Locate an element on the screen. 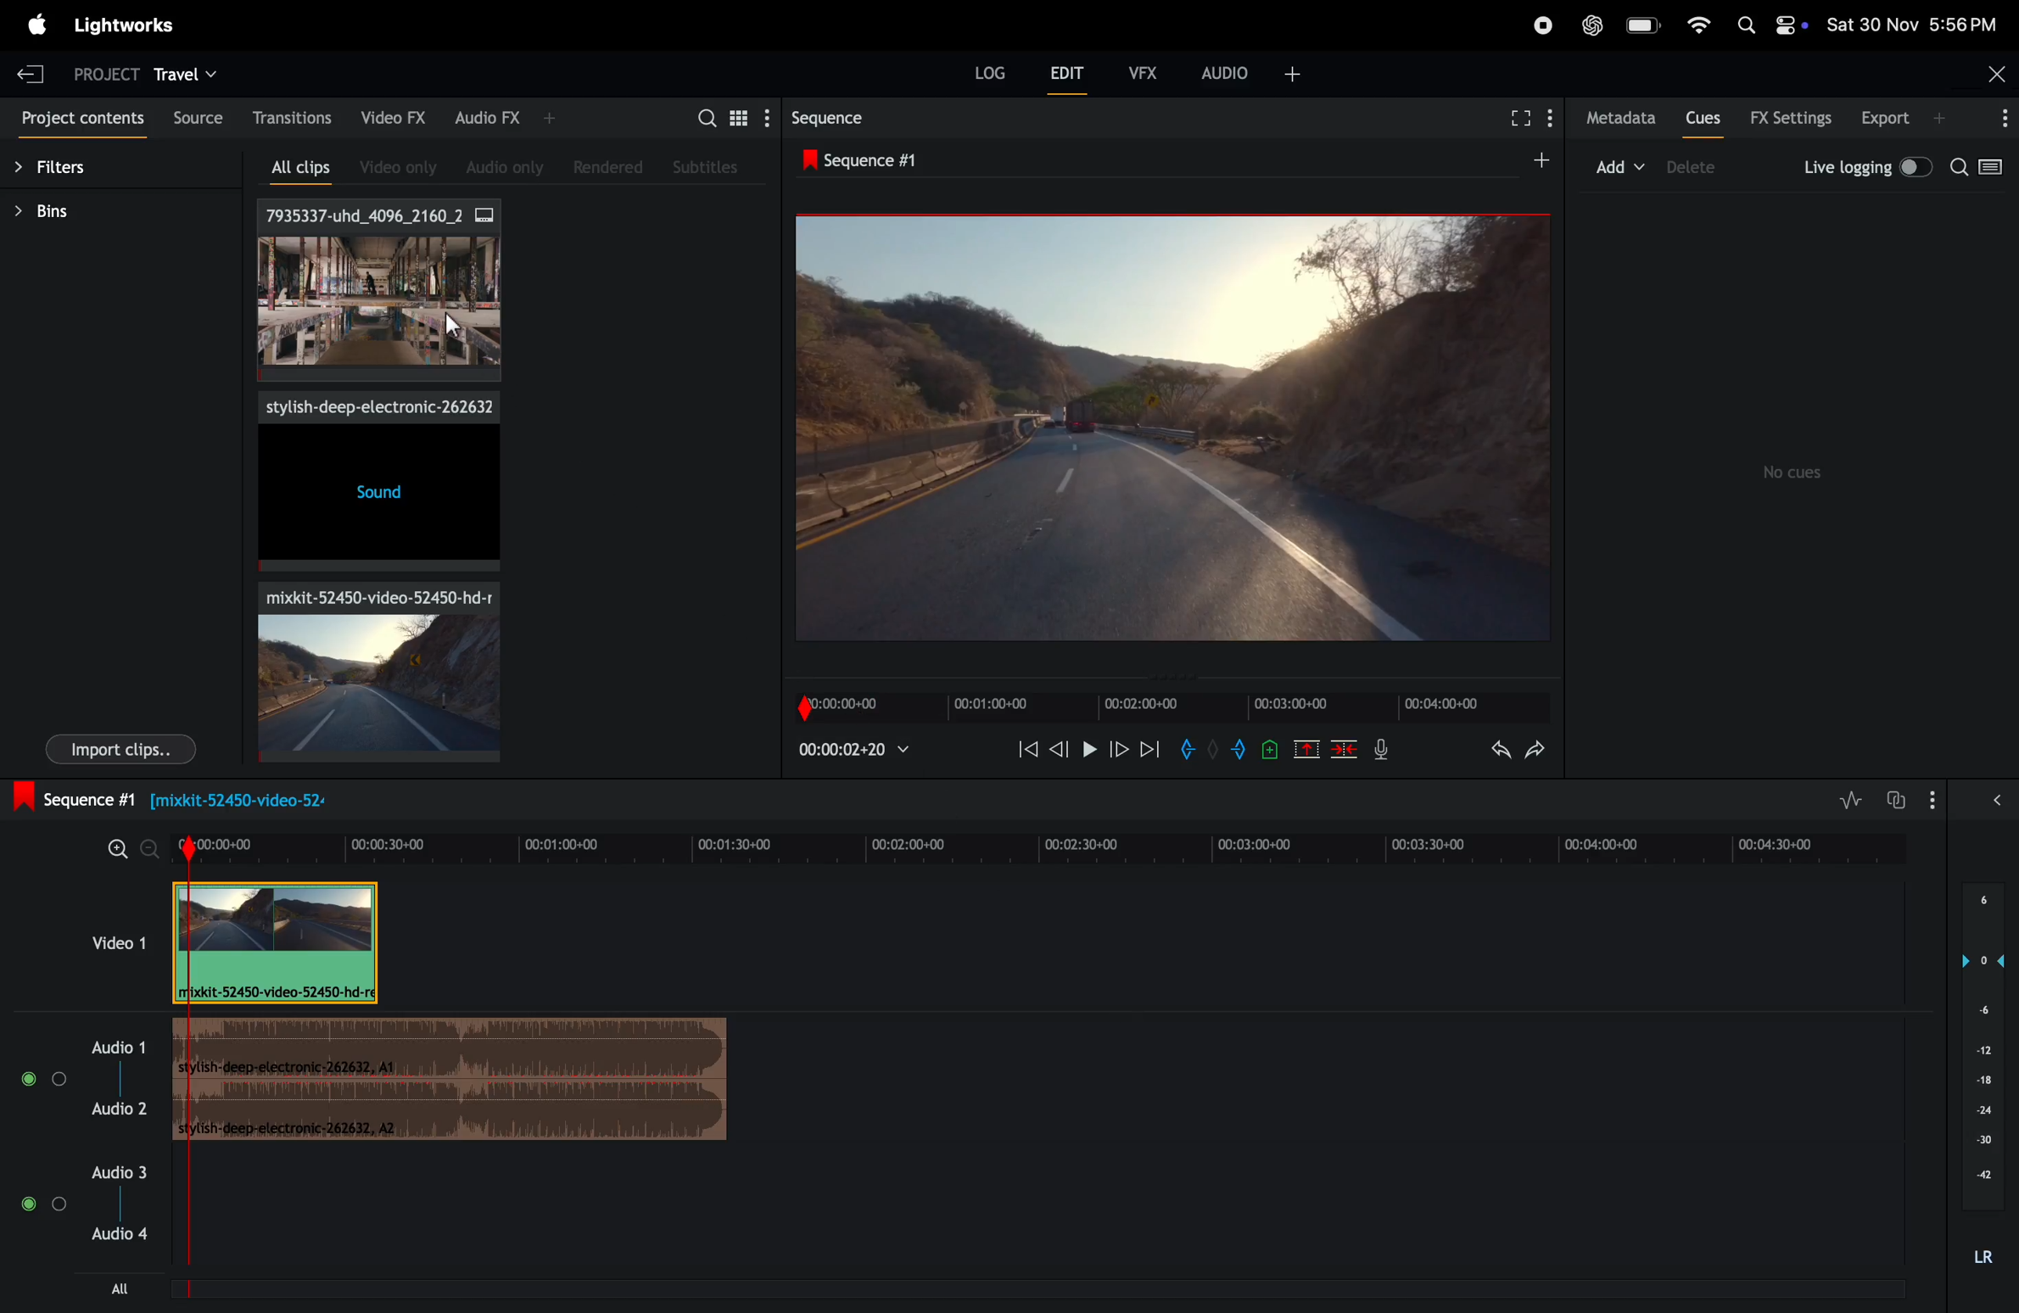  no cues is located at coordinates (1795, 472).